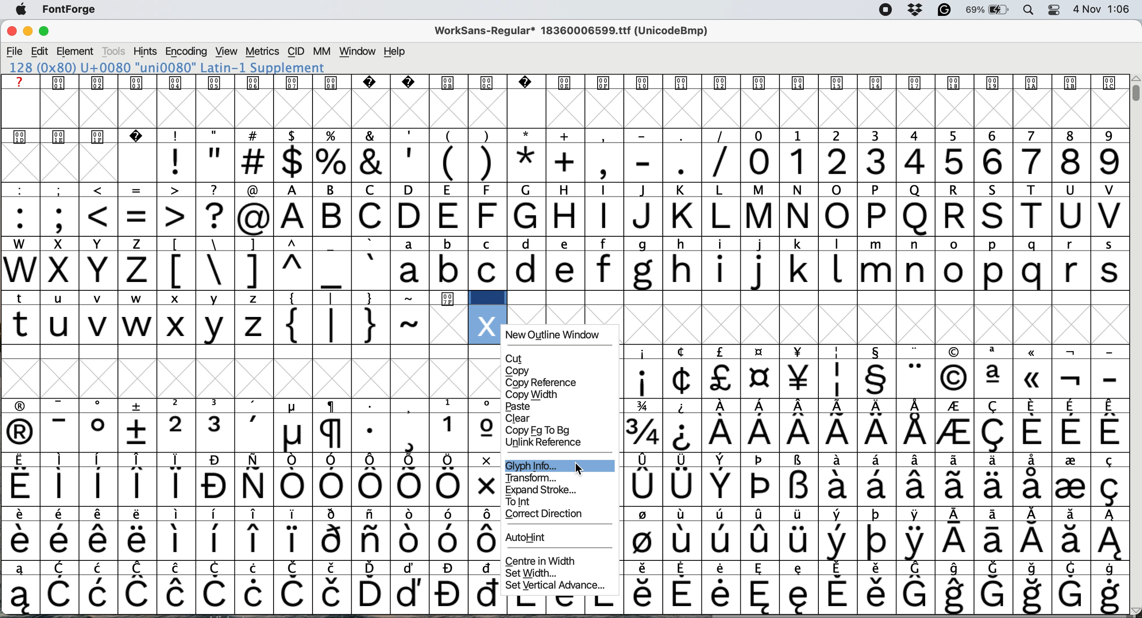 Image resolution: width=1142 pixels, height=618 pixels. What do you see at coordinates (447, 162) in the screenshot?
I see `special characters` at bounding box center [447, 162].